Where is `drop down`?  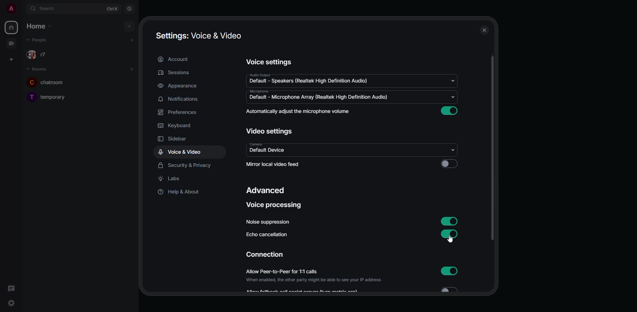
drop down is located at coordinates (453, 81).